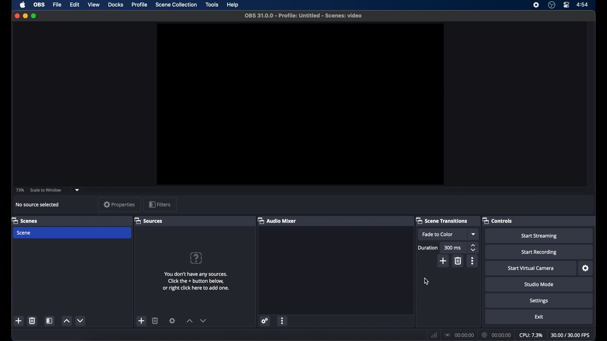 The width and height of the screenshot is (607, 341). I want to click on add, so click(142, 320).